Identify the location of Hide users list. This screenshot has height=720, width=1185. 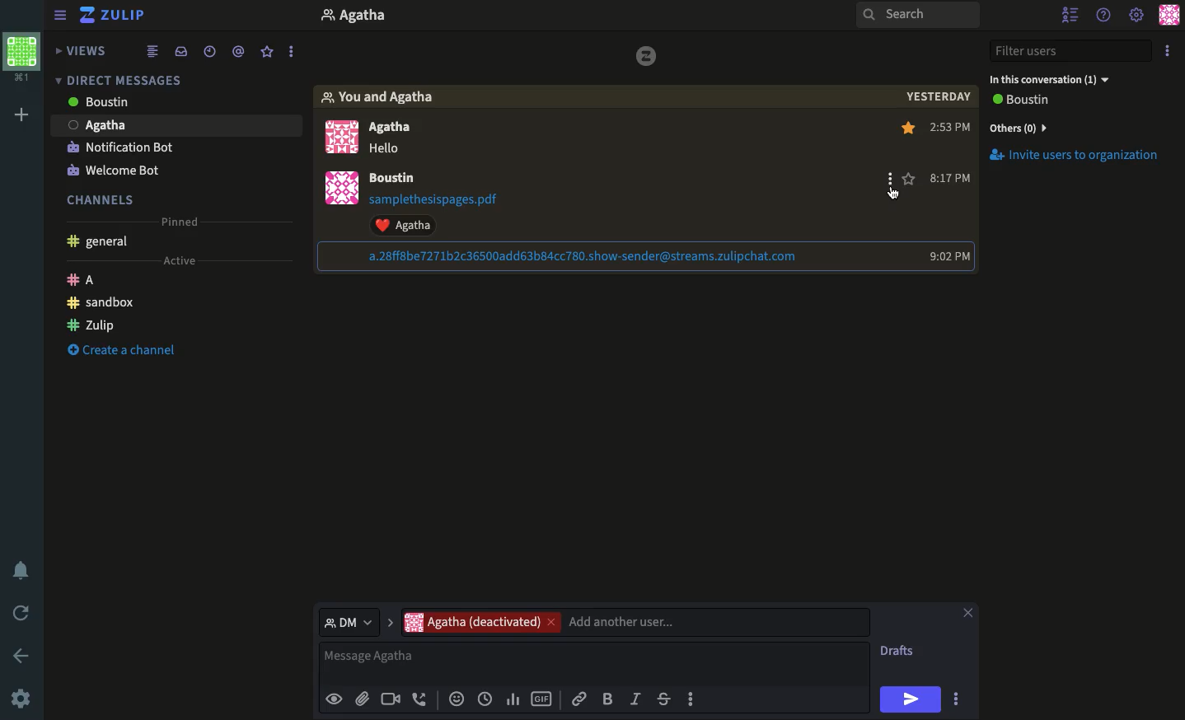
(1070, 13).